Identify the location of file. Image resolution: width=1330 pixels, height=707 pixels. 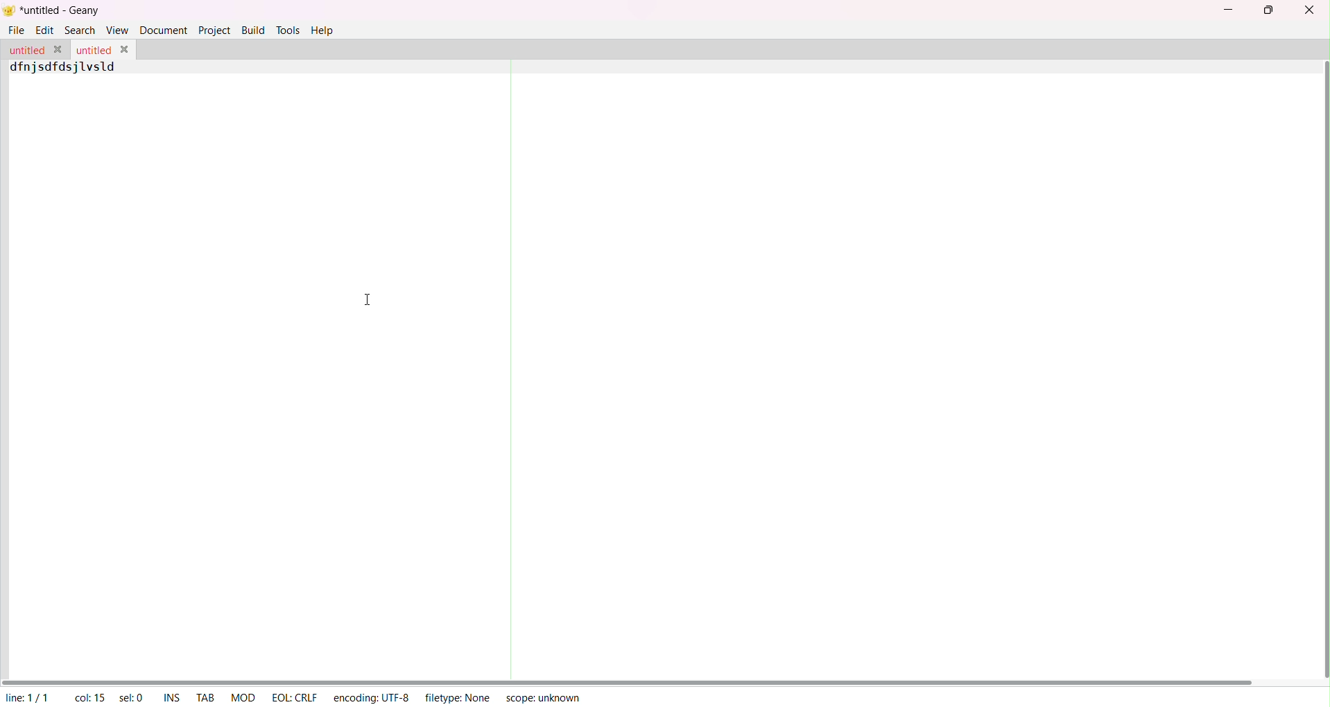
(18, 30).